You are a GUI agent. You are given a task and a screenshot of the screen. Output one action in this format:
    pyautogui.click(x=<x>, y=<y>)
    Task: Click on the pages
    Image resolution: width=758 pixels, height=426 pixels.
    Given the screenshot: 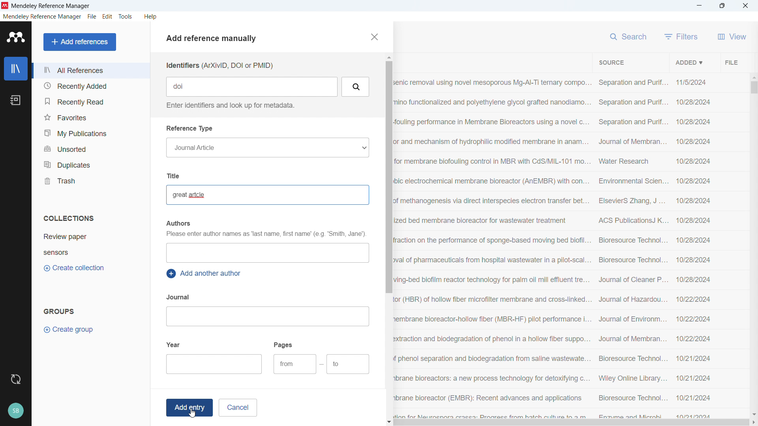 What is the action you would take?
    pyautogui.click(x=284, y=344)
    